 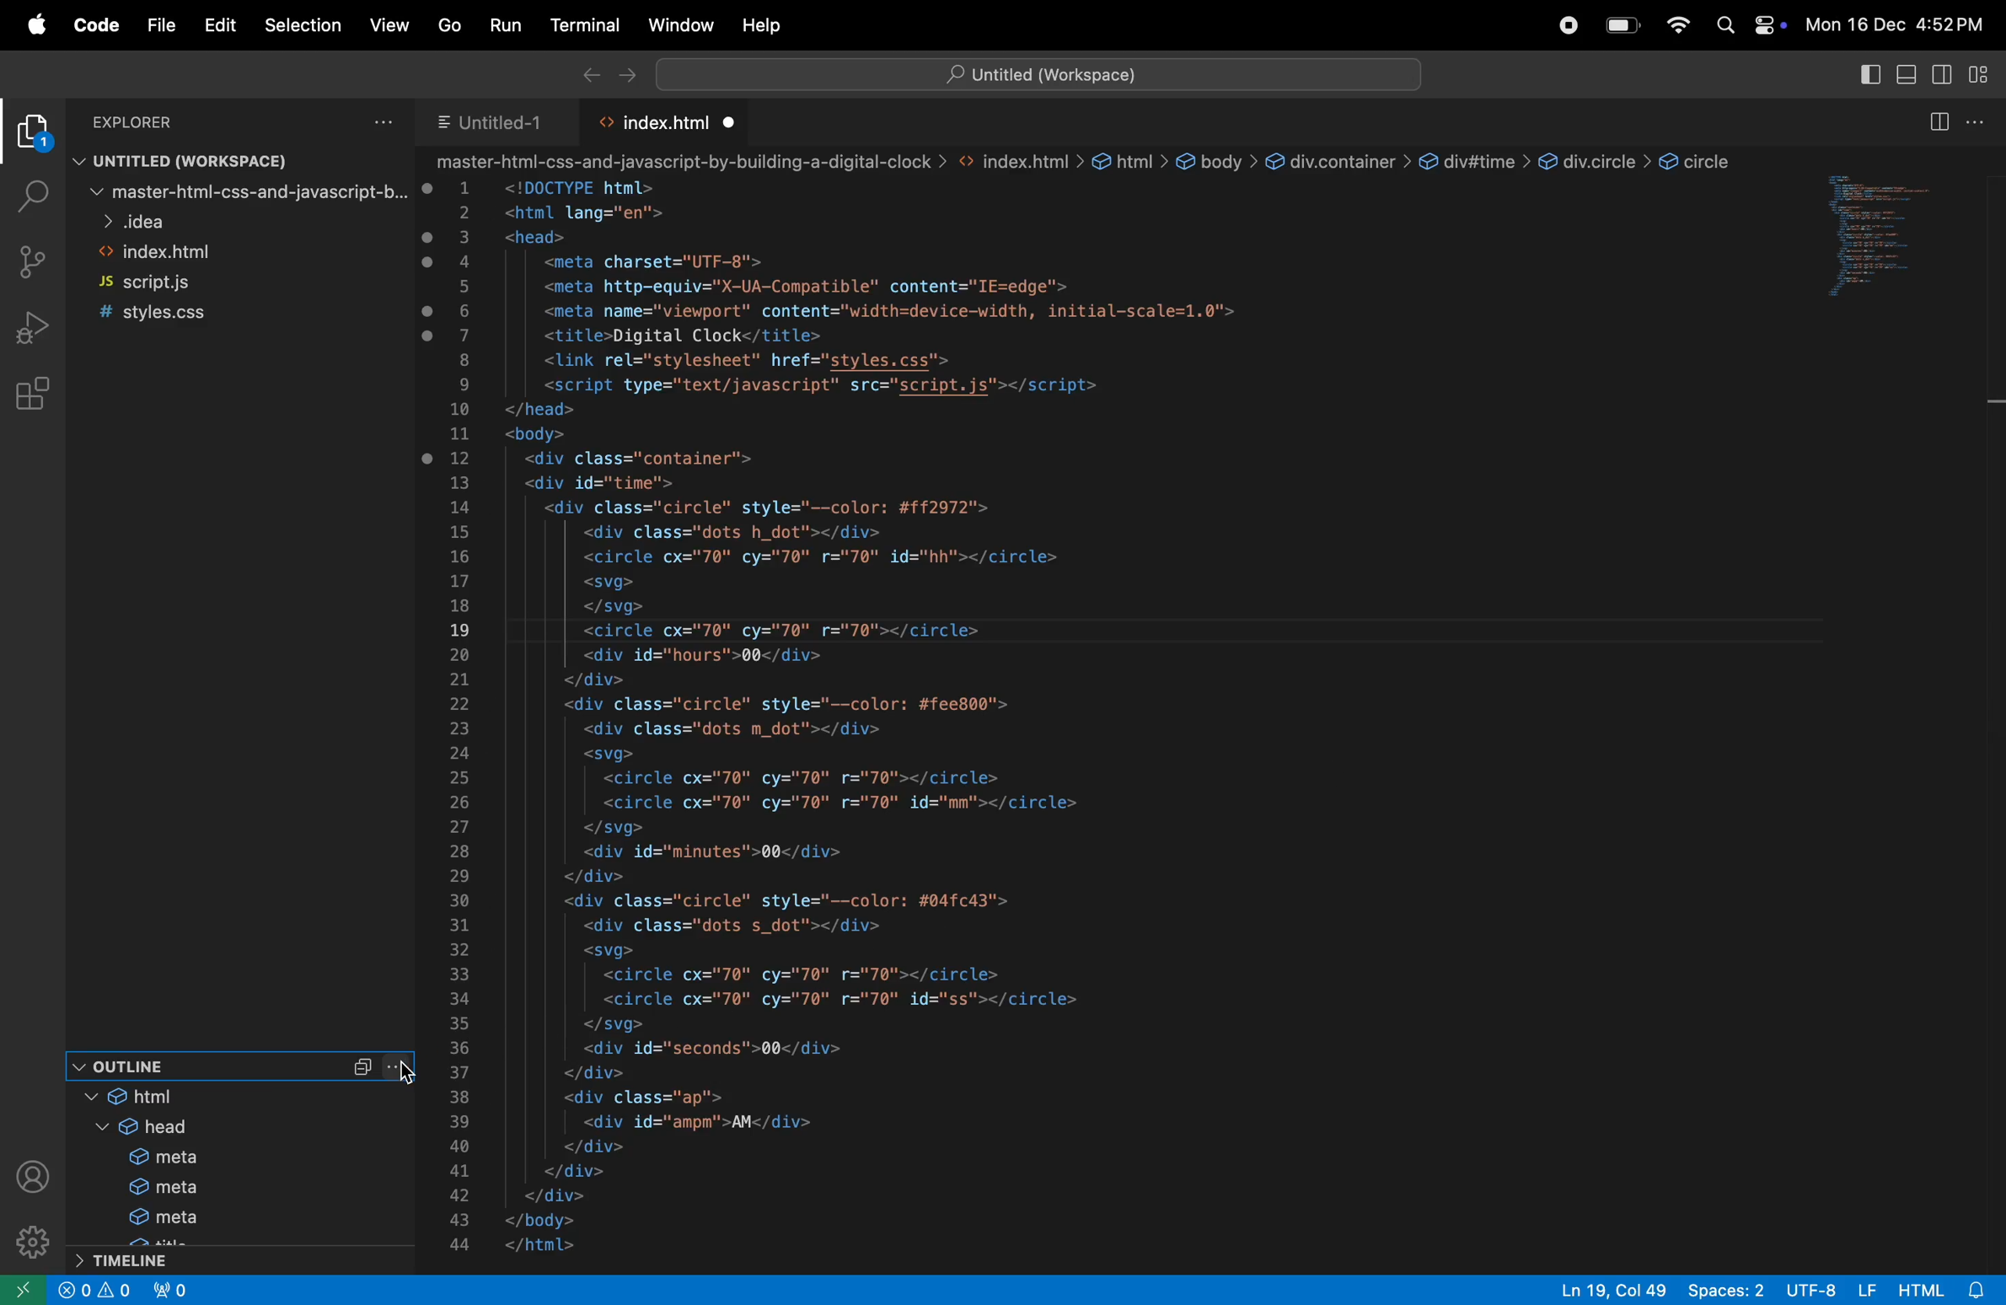 What do you see at coordinates (153, 20) in the screenshot?
I see `file` at bounding box center [153, 20].